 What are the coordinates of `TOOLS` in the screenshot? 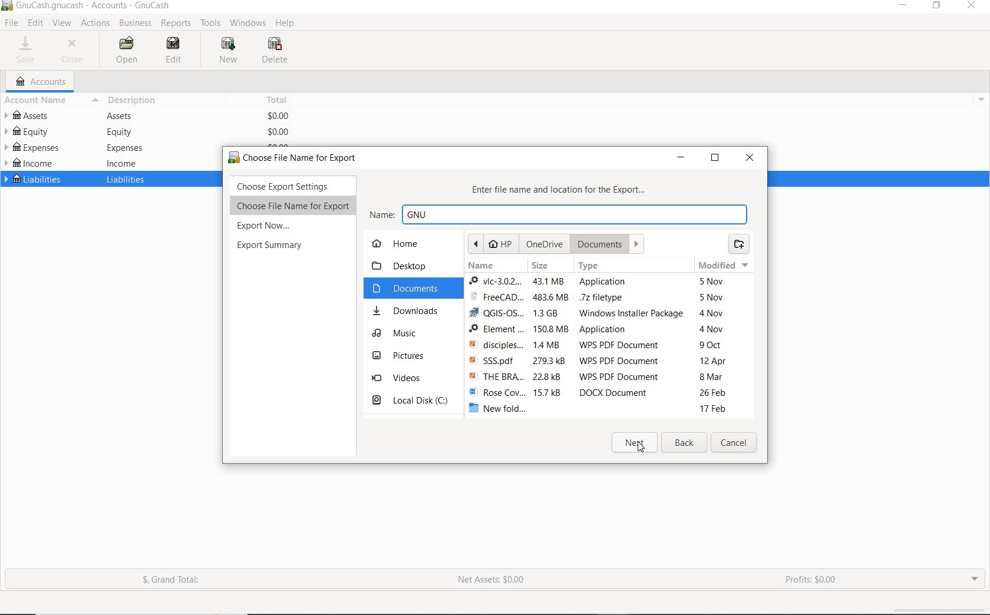 It's located at (211, 24).